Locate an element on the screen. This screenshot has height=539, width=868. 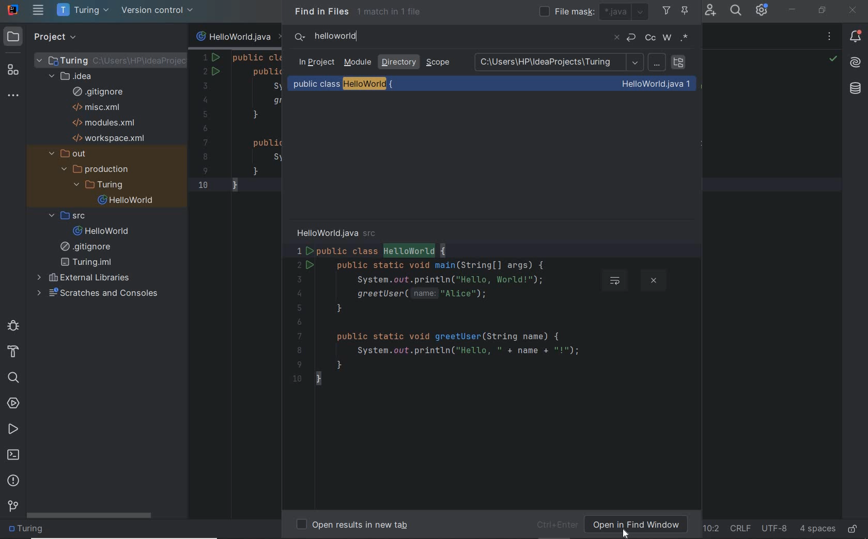
code with me is located at coordinates (710, 14).